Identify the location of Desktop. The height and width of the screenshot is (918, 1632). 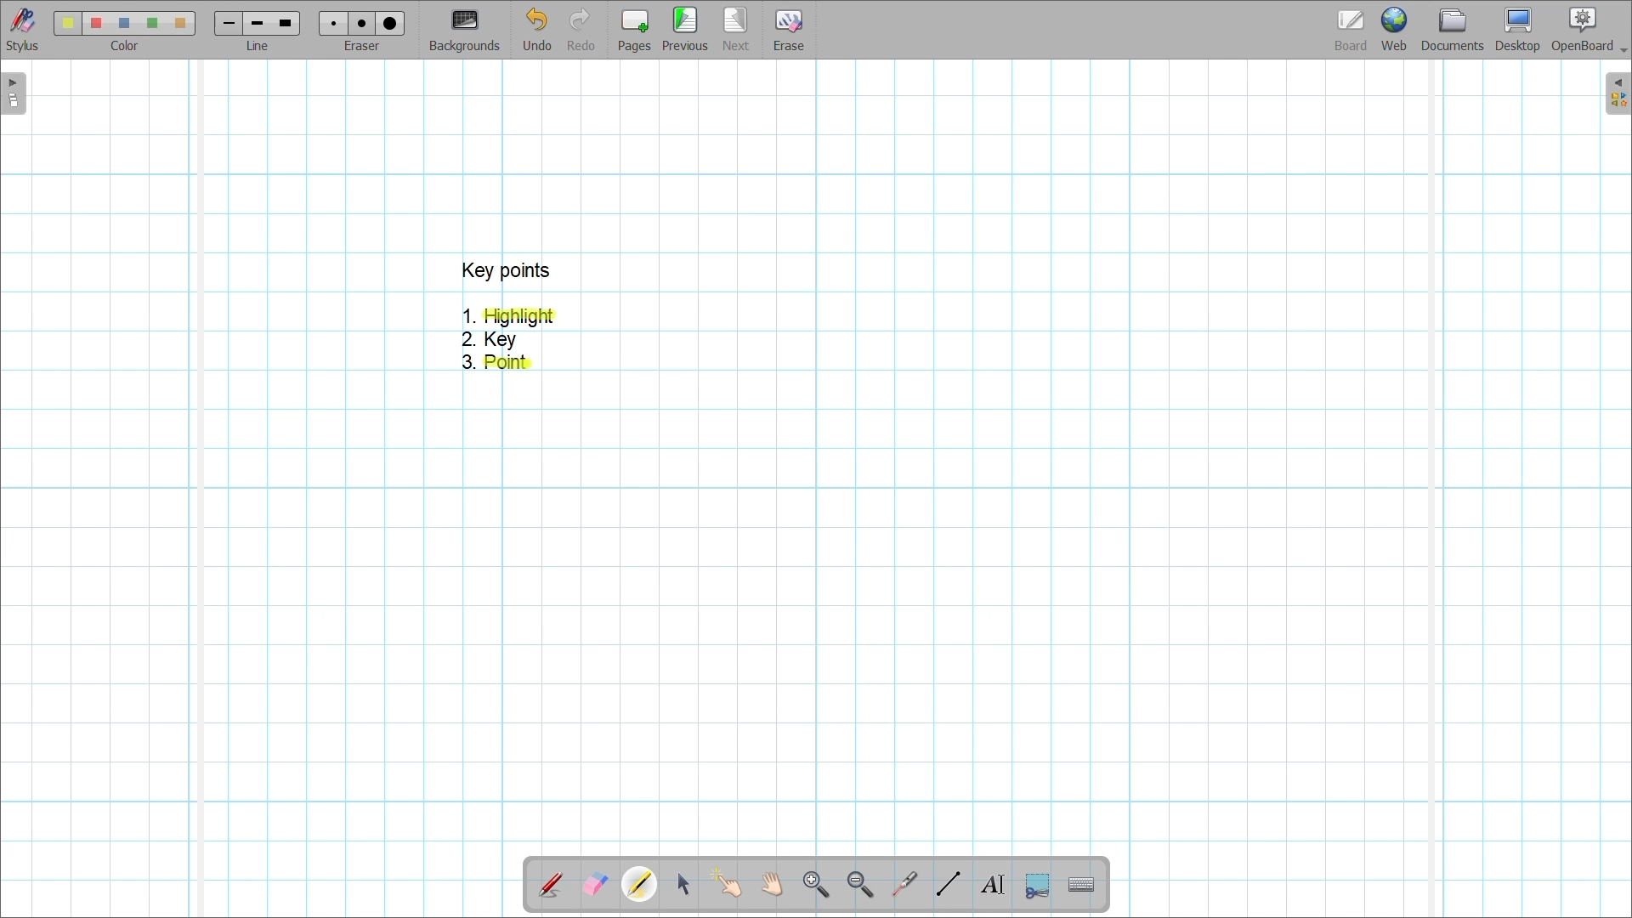
(1518, 30).